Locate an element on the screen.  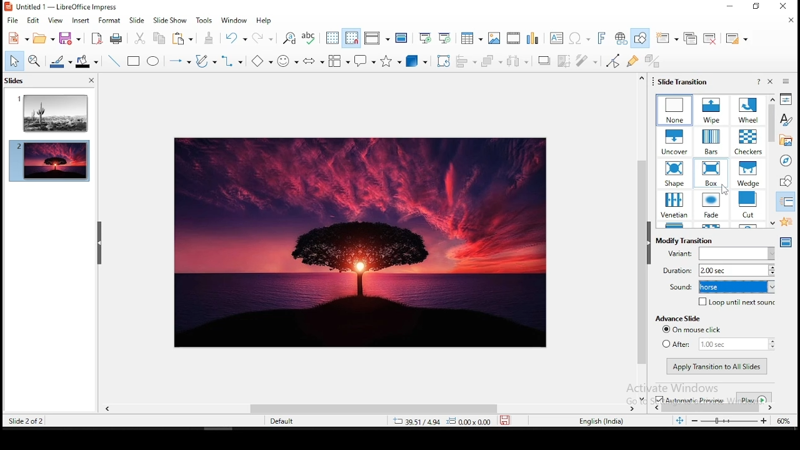
hyperlink is located at coordinates (622, 37).